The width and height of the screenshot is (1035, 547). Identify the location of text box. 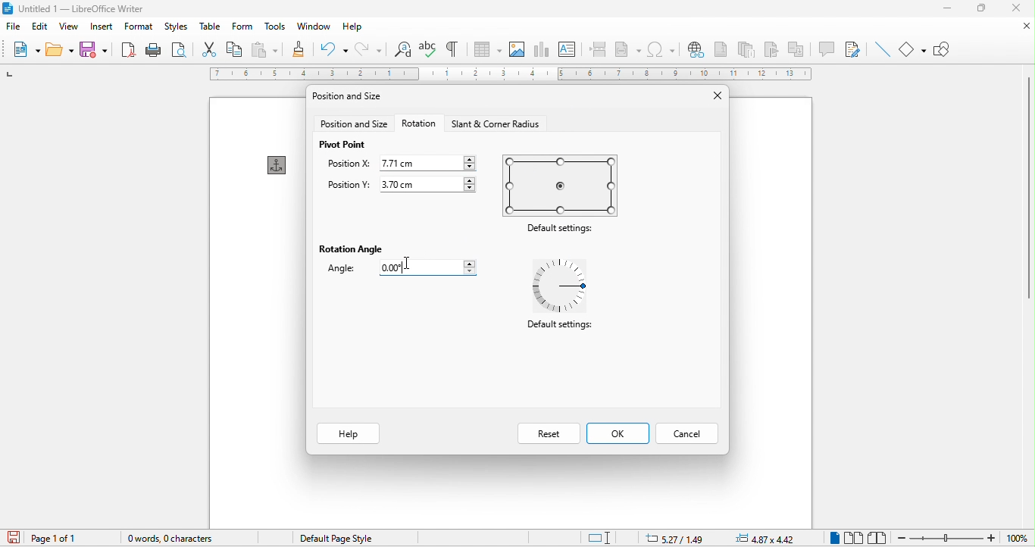
(567, 48).